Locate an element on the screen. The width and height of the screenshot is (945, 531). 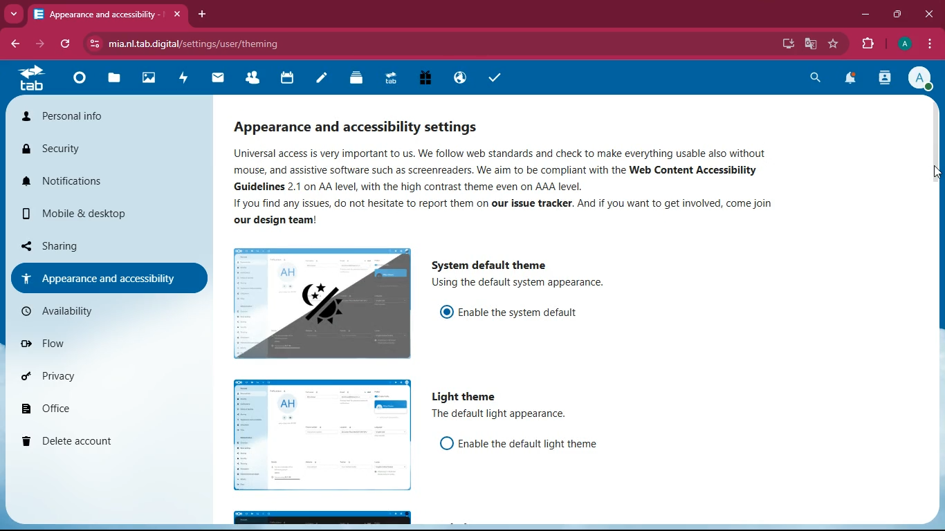
mobile is located at coordinates (100, 210).